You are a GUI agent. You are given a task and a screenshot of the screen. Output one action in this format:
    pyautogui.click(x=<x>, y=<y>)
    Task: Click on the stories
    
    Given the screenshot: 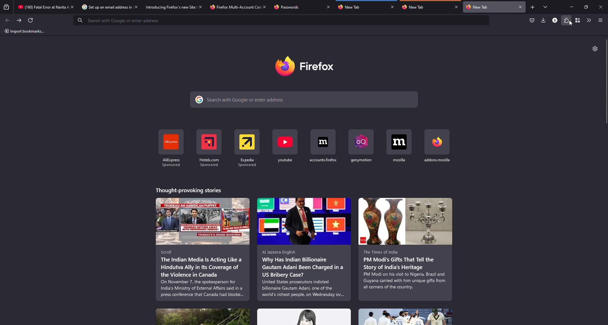 What is the action you would take?
    pyautogui.click(x=406, y=249)
    